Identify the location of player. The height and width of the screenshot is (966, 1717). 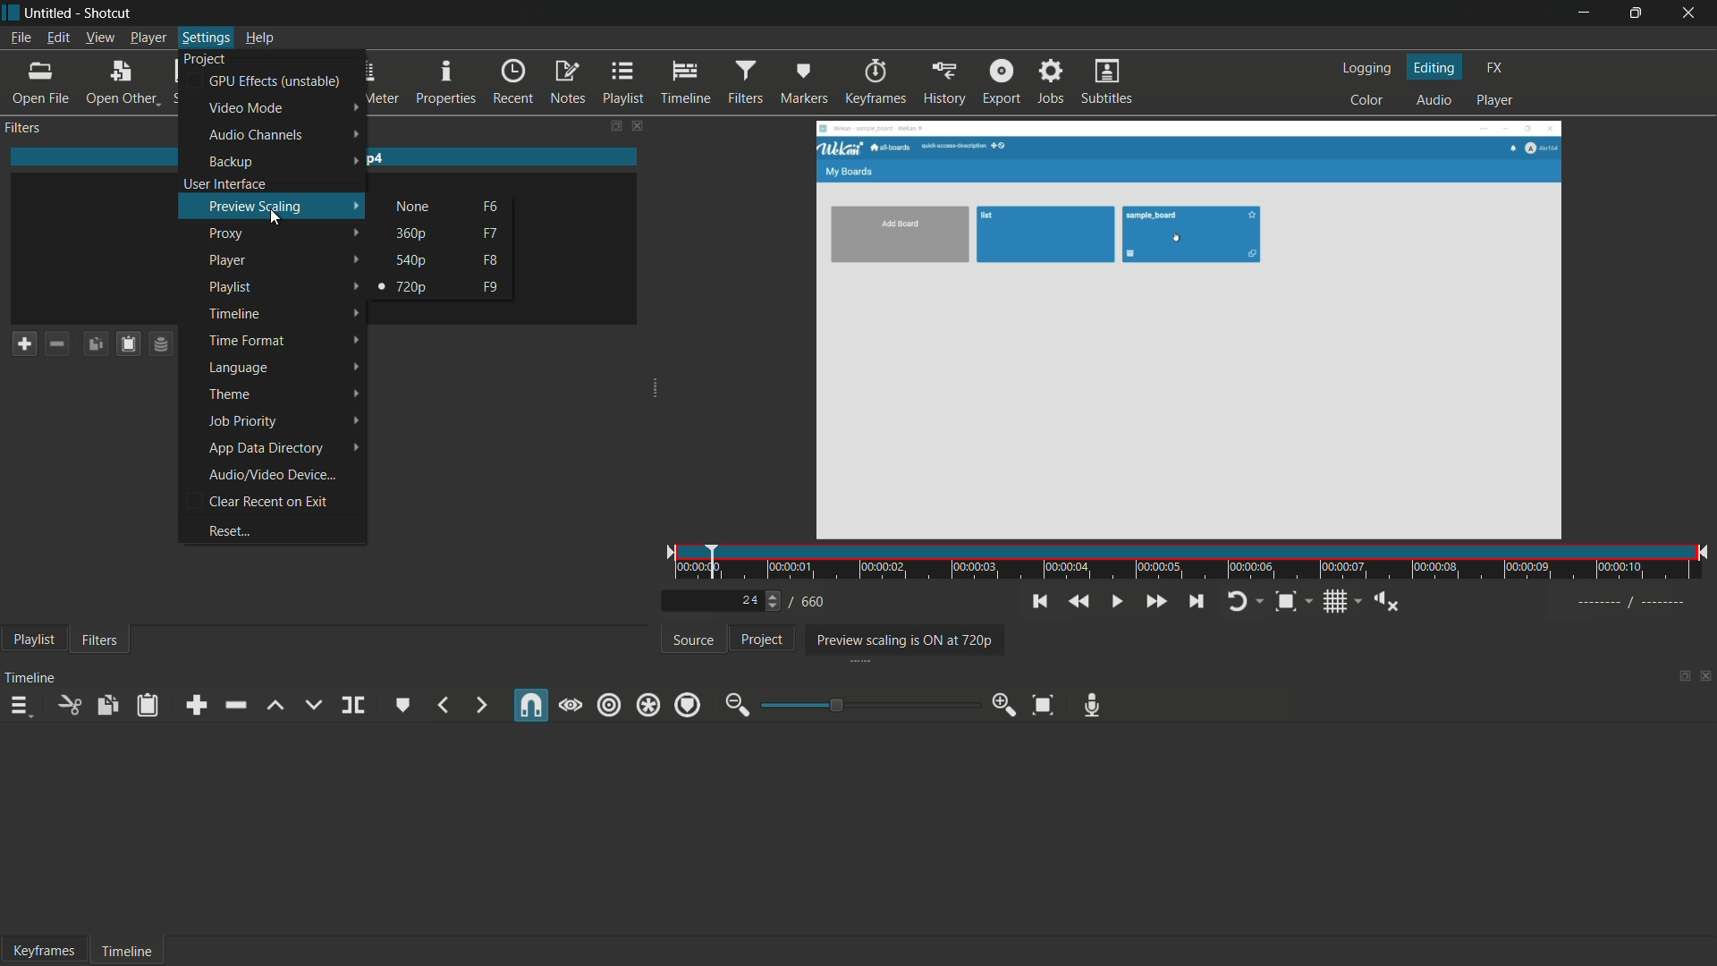
(229, 260).